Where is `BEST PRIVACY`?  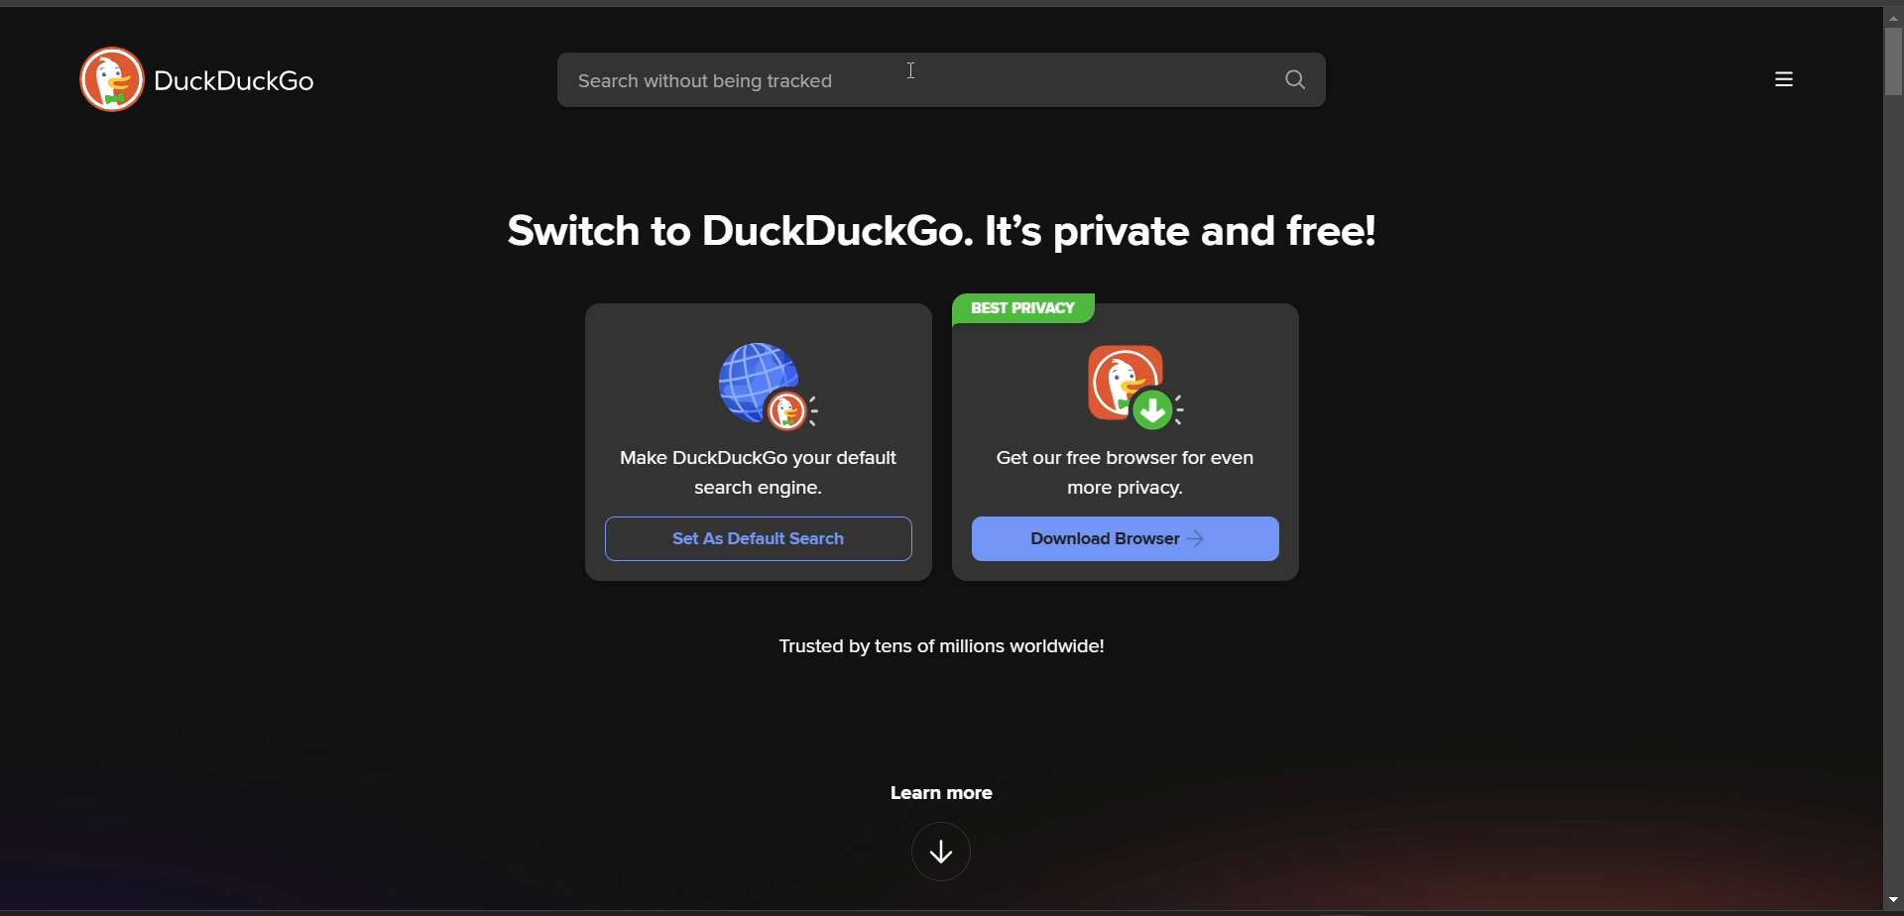
BEST PRIVACY is located at coordinates (1027, 305).